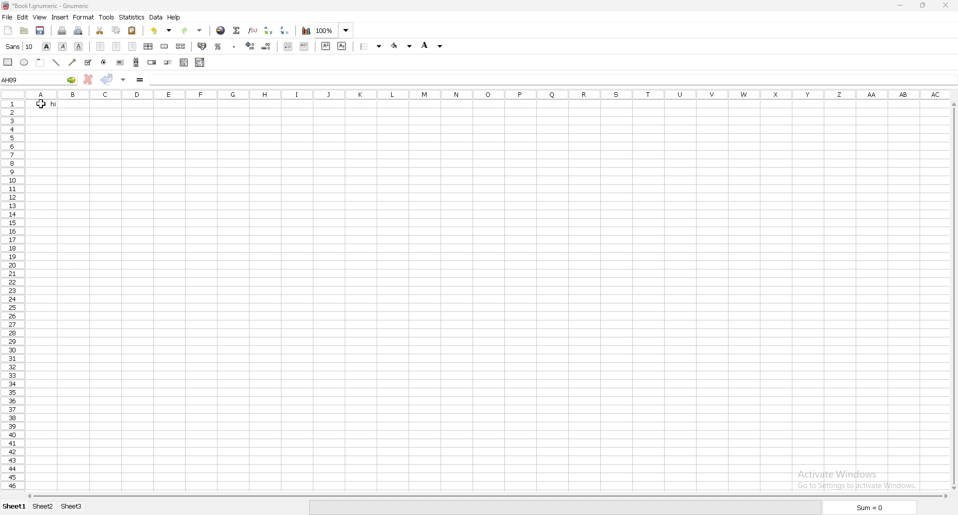 The image size is (958, 515). Describe the element at coordinates (252, 30) in the screenshot. I see `function` at that location.